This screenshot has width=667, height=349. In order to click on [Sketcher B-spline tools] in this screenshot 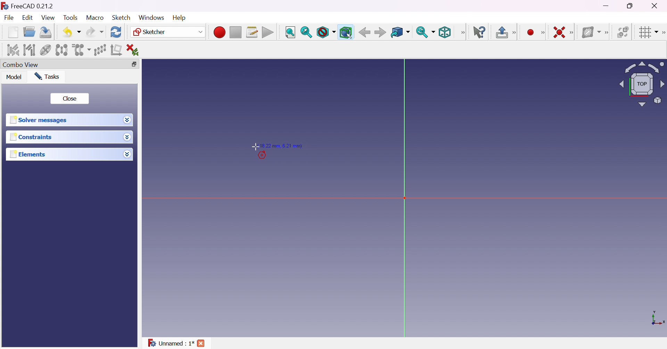, I will do `click(606, 33)`.